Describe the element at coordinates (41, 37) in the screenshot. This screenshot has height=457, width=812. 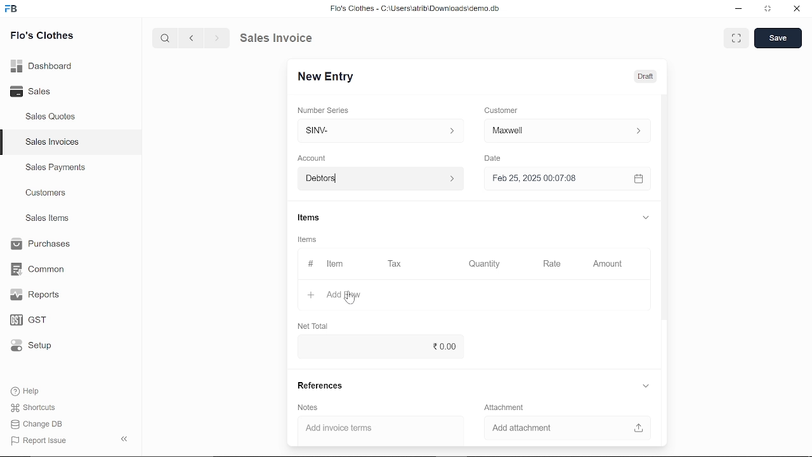
I see `Flo's Clothes` at that location.